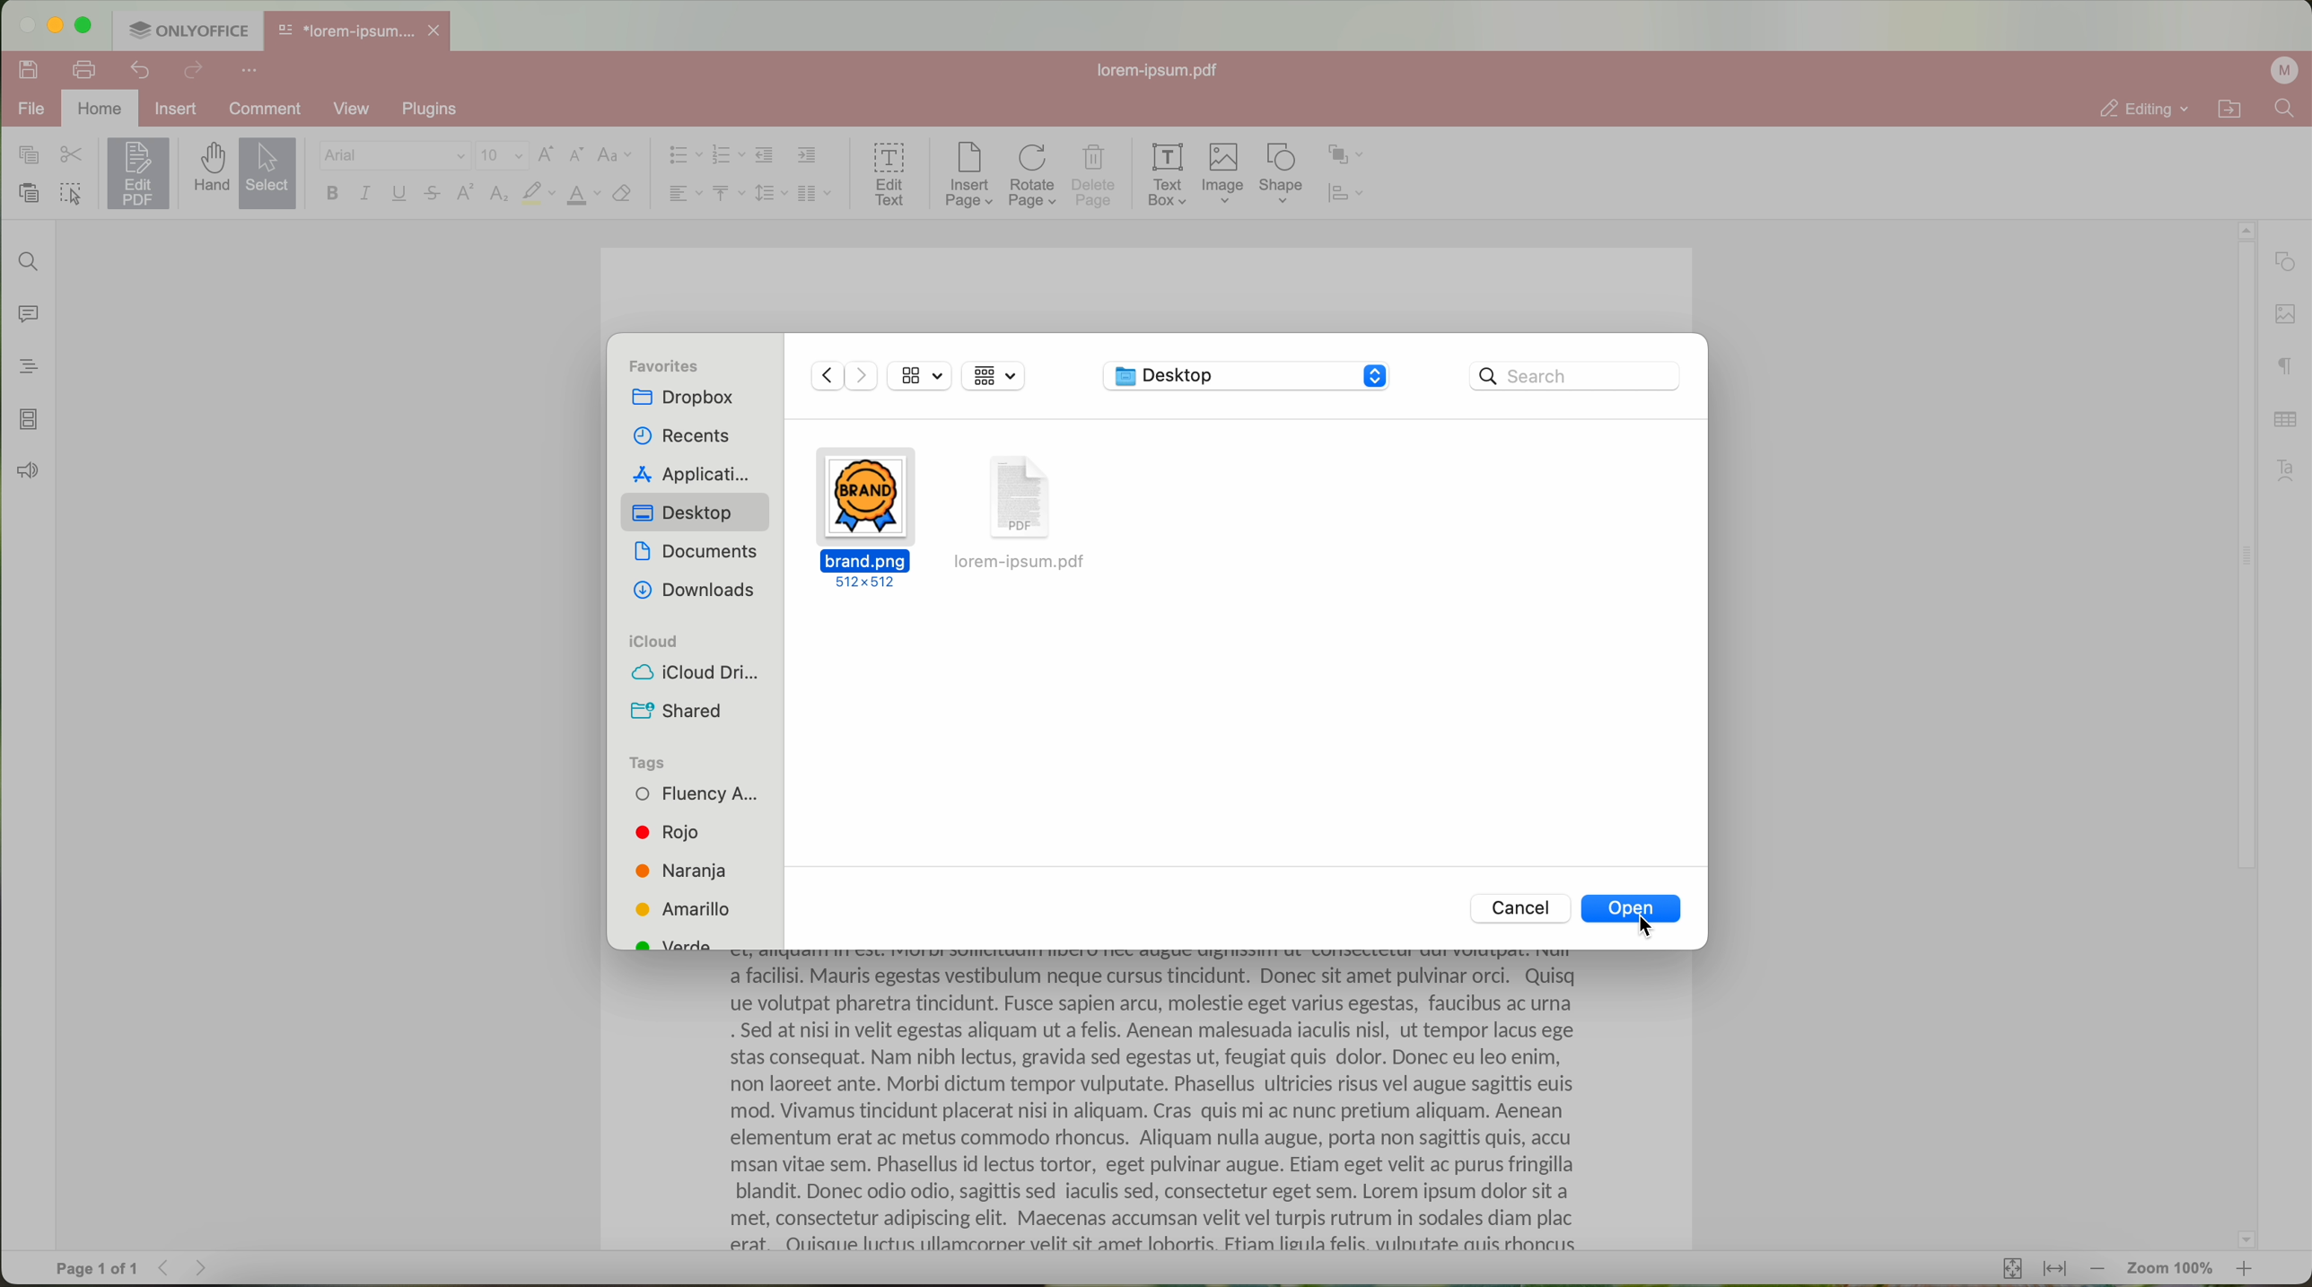 This screenshot has height=1287, width=2312. What do you see at coordinates (345, 27) in the screenshot?
I see `*lorem-ipsum....` at bounding box center [345, 27].